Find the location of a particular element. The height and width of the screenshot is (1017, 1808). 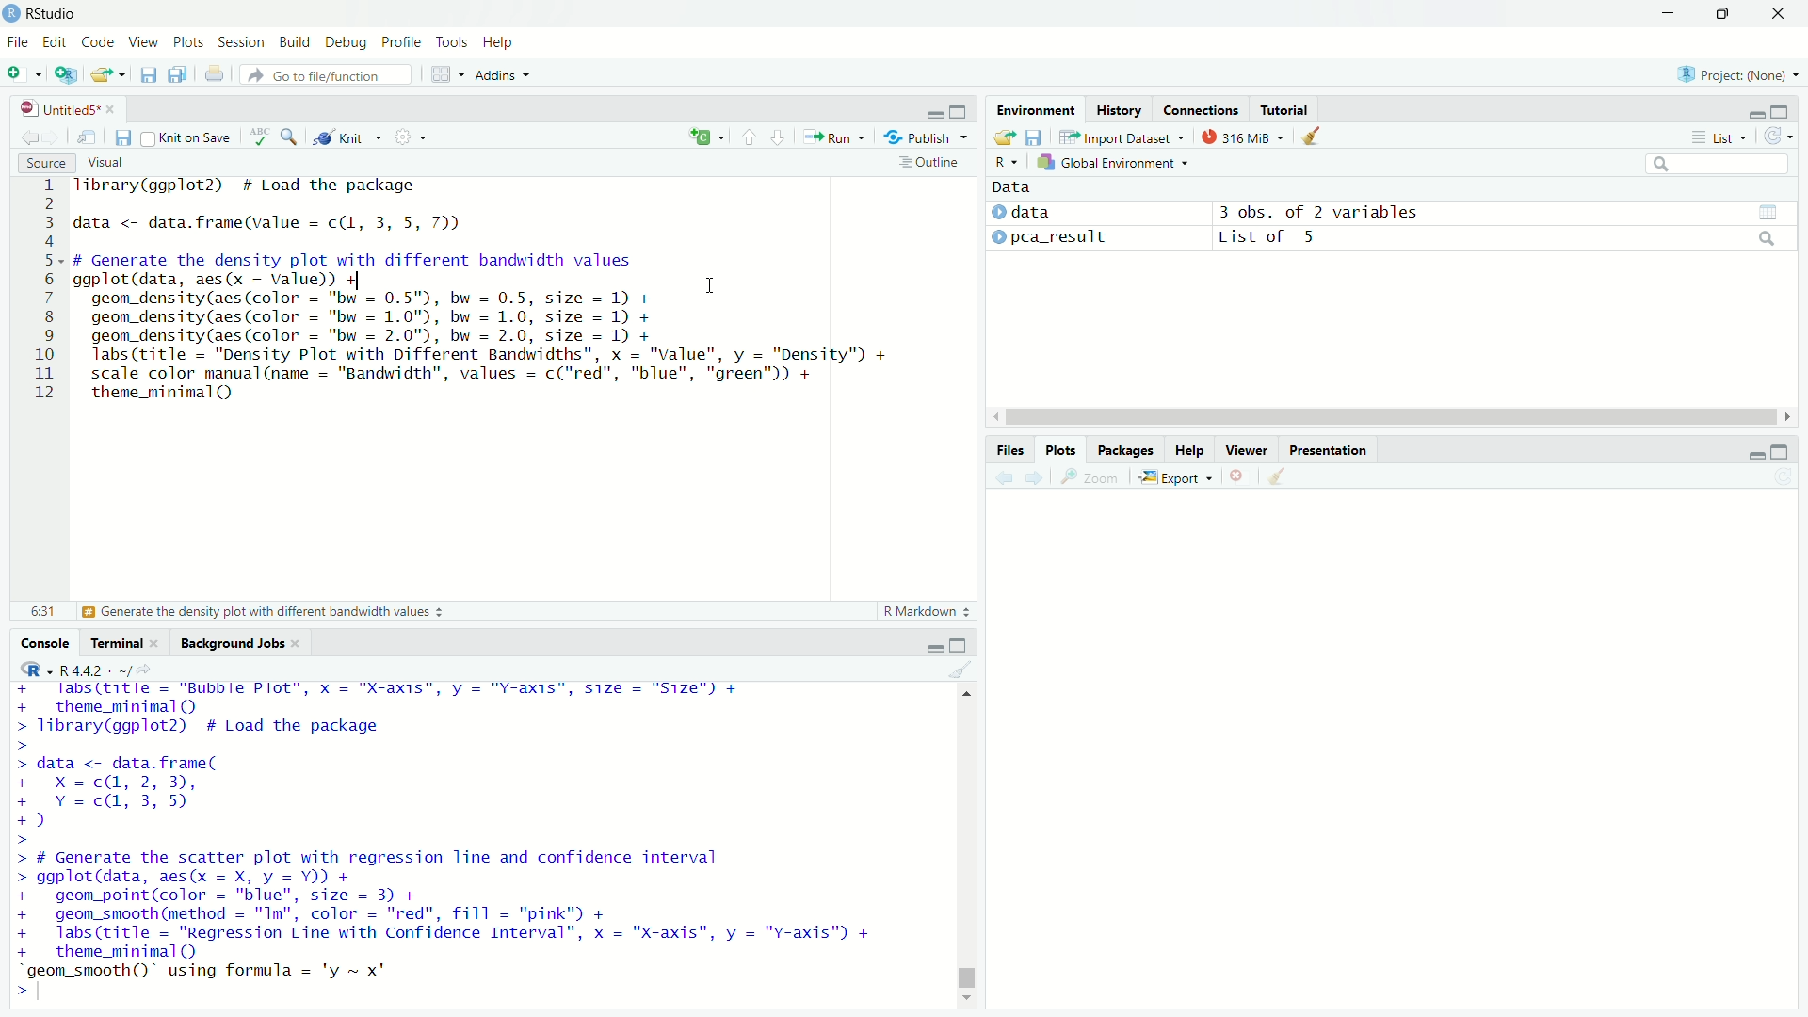

Save workspace as is located at coordinates (1034, 137).